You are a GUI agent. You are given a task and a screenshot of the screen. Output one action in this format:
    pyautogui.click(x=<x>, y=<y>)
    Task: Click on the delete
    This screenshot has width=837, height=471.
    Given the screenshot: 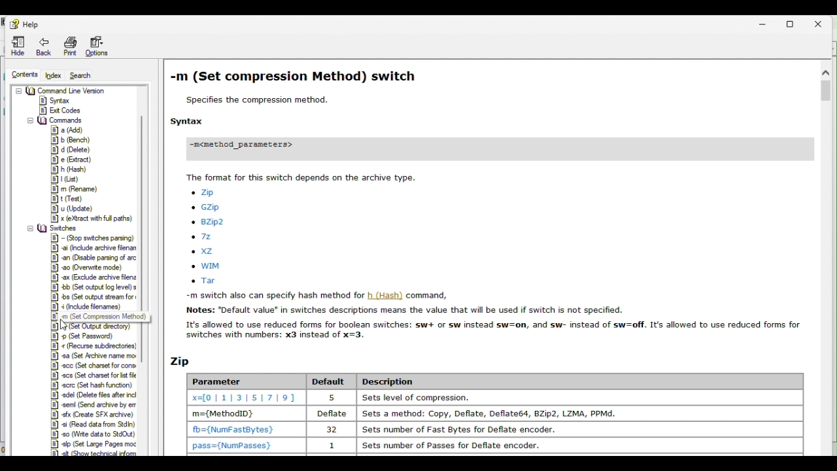 What is the action you would take?
    pyautogui.click(x=71, y=149)
    